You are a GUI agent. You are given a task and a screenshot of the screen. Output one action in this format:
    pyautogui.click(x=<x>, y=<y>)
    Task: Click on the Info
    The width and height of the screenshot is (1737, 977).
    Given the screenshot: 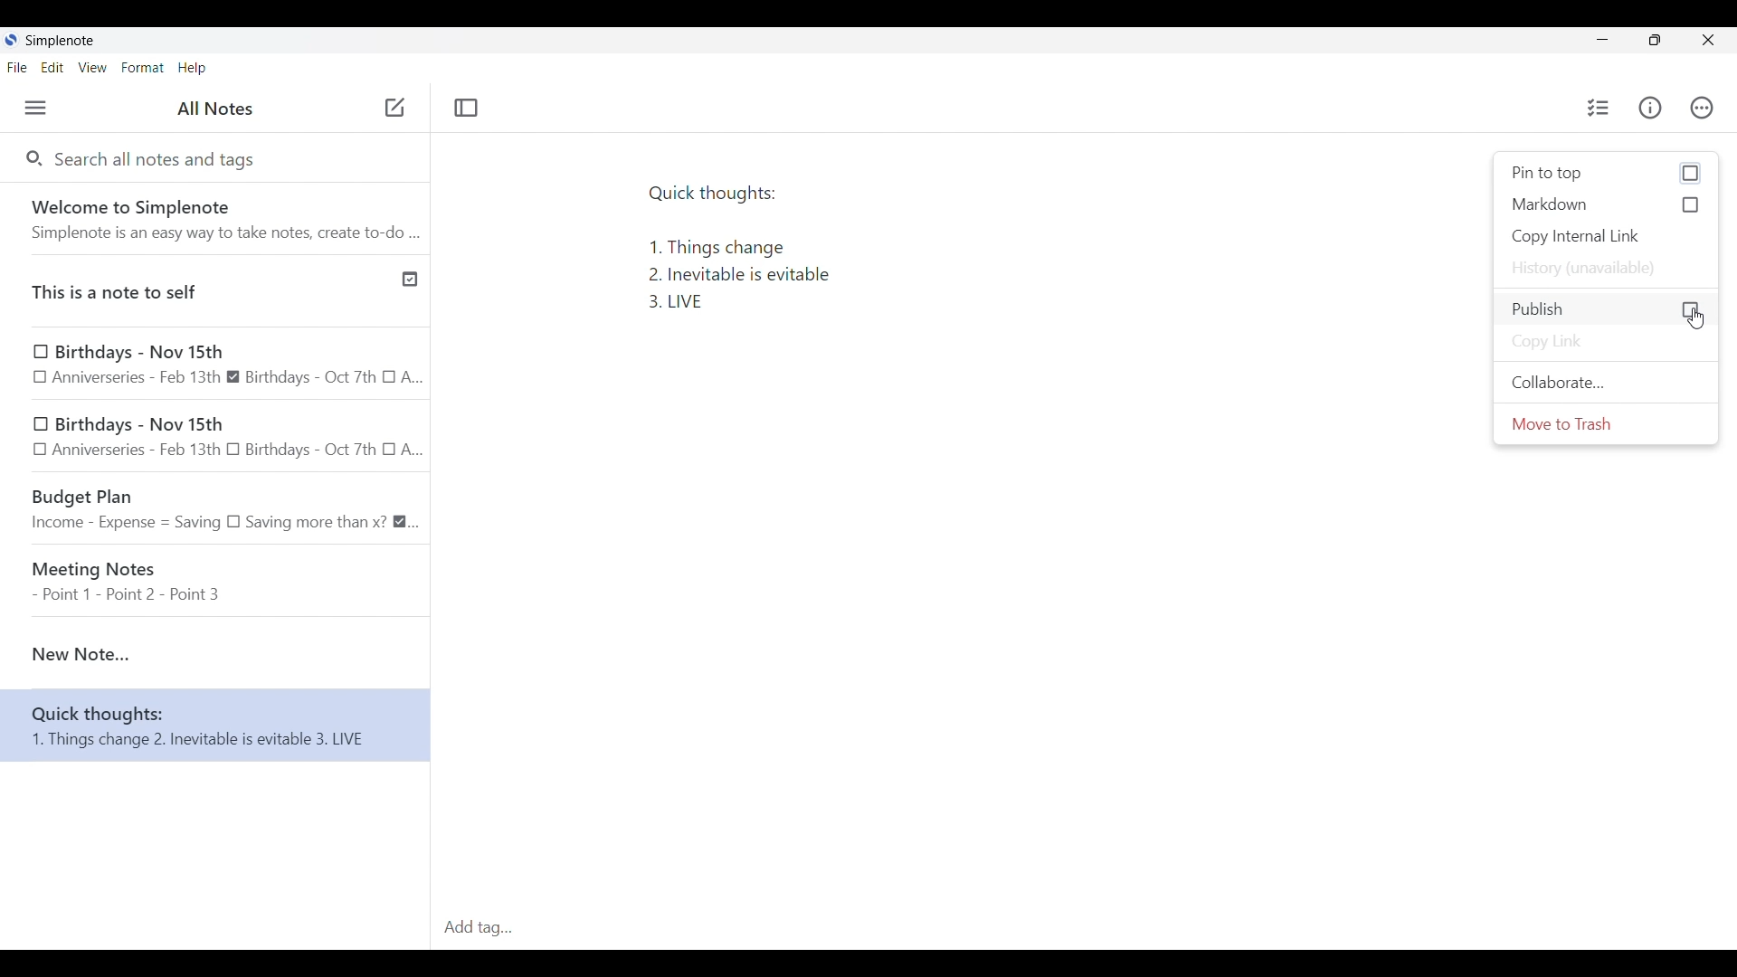 What is the action you would take?
    pyautogui.click(x=1650, y=108)
    